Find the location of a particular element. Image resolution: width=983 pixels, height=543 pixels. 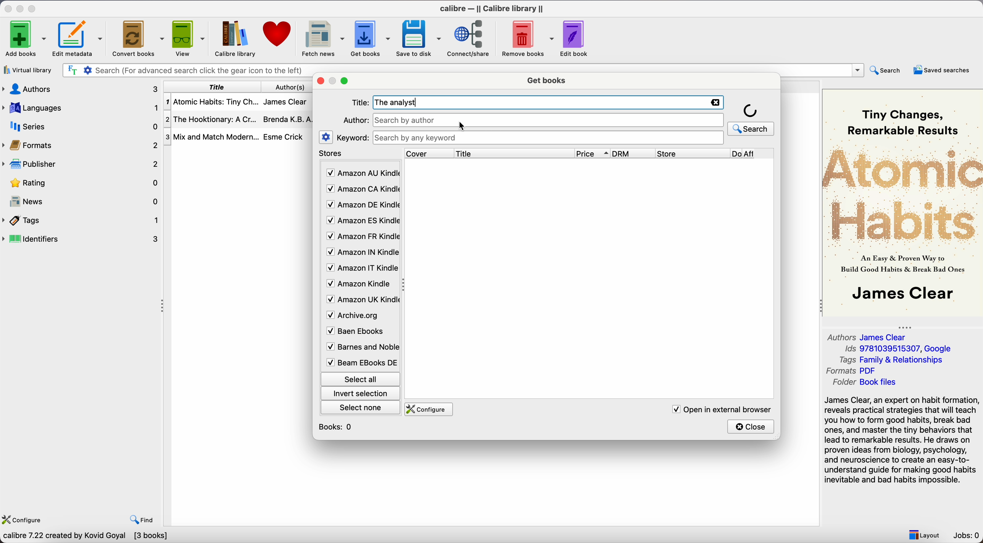

Do Aff is located at coordinates (753, 154).